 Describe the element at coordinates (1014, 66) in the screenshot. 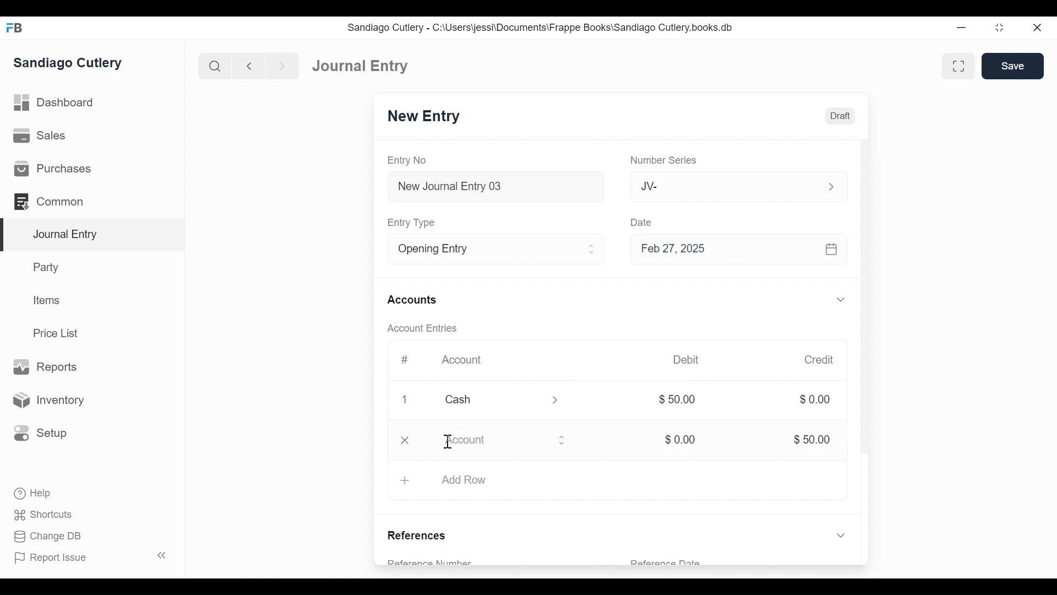

I see `Save` at that location.